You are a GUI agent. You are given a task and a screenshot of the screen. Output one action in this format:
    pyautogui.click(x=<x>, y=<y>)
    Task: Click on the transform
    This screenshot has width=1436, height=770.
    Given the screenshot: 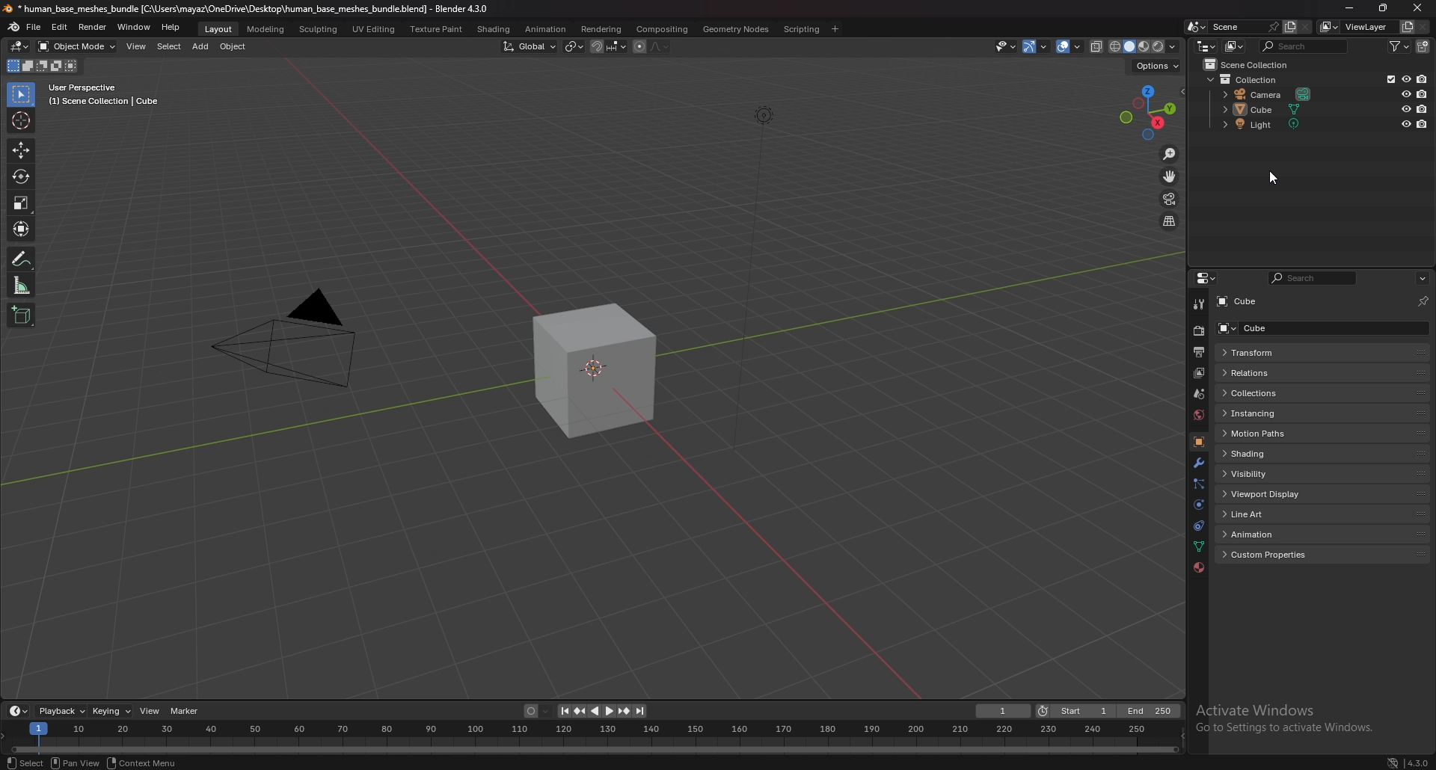 What is the action you would take?
    pyautogui.click(x=1271, y=352)
    